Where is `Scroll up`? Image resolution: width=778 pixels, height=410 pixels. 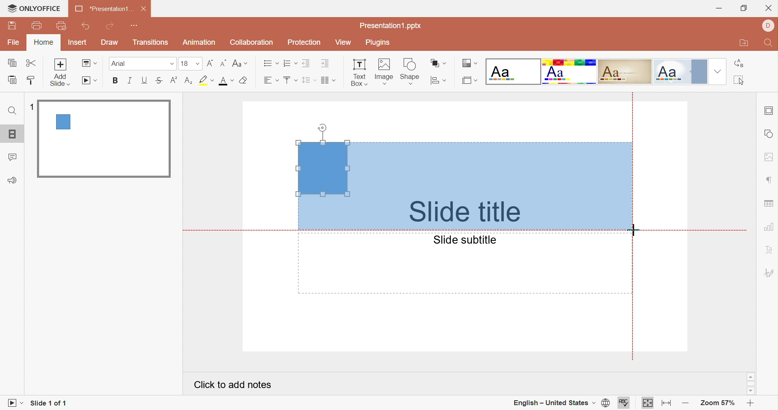
Scroll up is located at coordinates (750, 376).